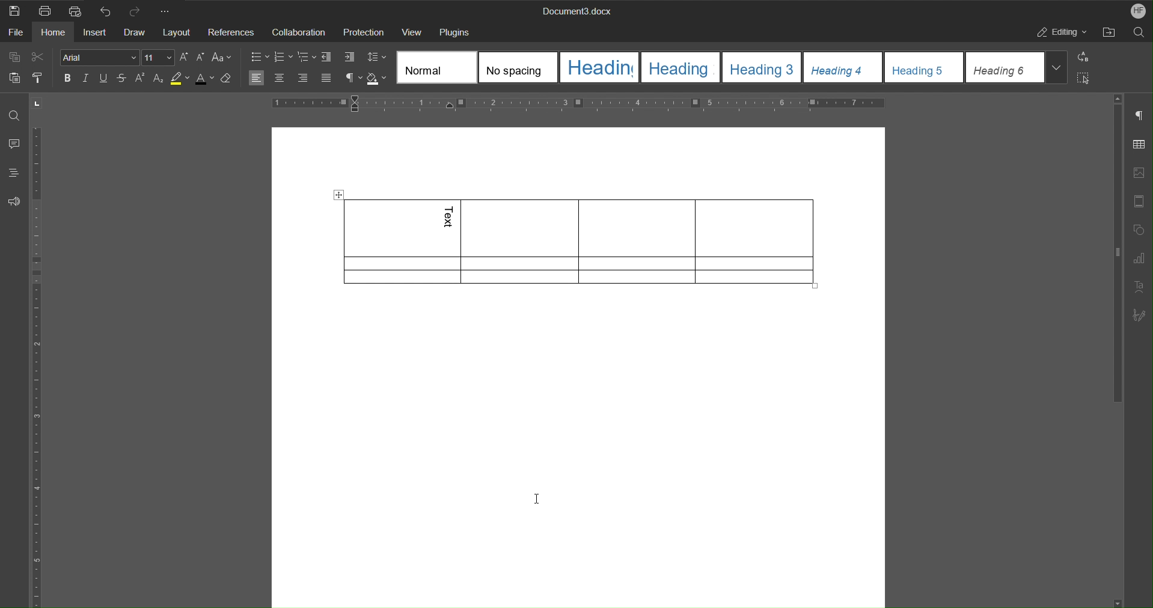  Describe the element at coordinates (178, 32) in the screenshot. I see `Layout` at that location.